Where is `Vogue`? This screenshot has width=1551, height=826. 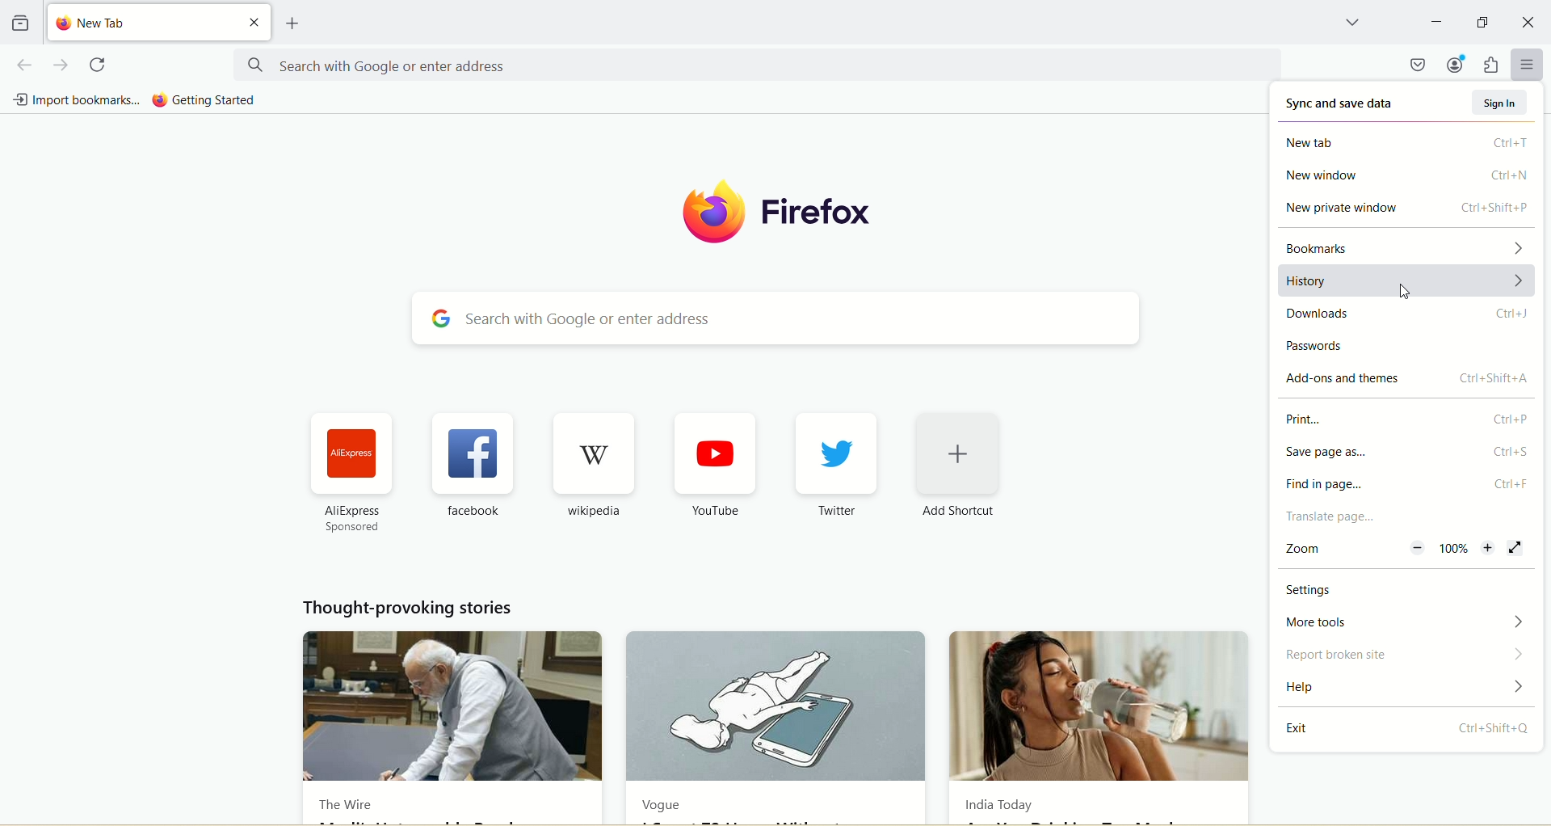 Vogue is located at coordinates (666, 803).